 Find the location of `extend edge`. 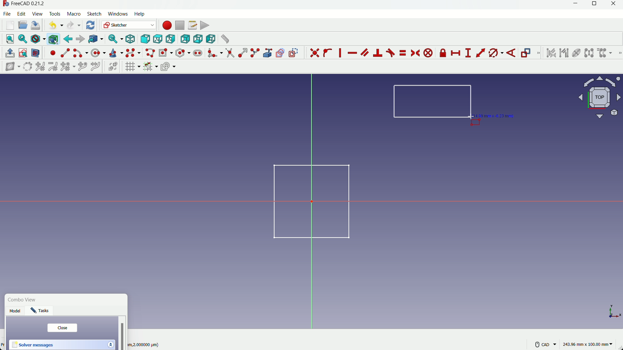

extend edge is located at coordinates (243, 53).